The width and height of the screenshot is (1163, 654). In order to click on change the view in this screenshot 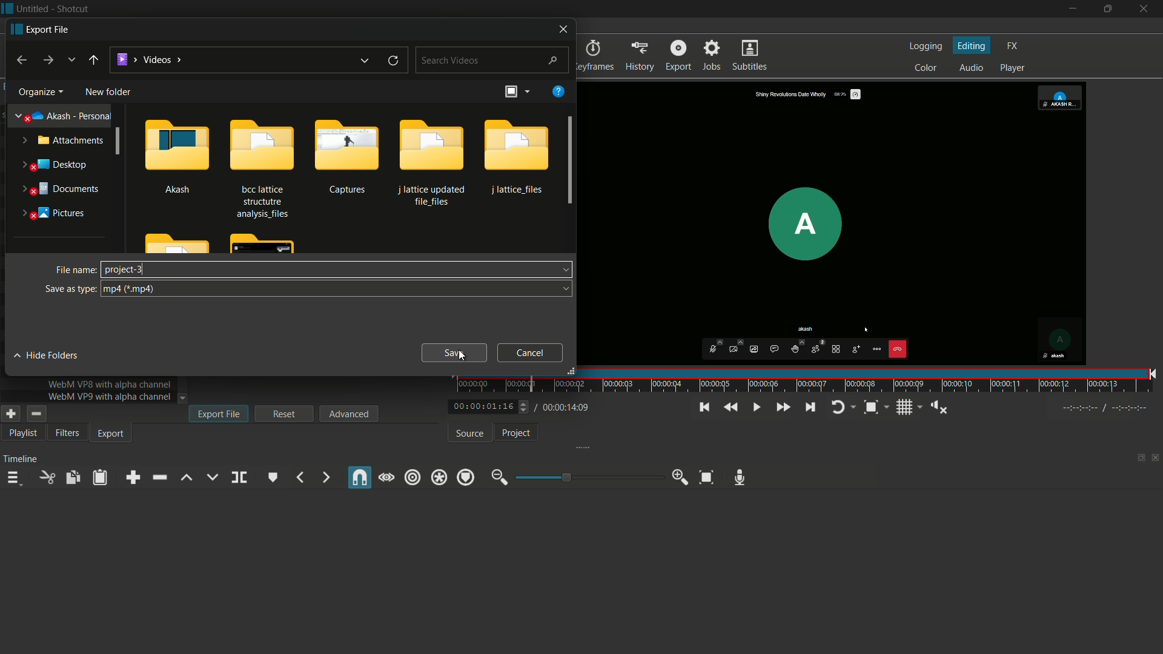, I will do `click(509, 92)`.